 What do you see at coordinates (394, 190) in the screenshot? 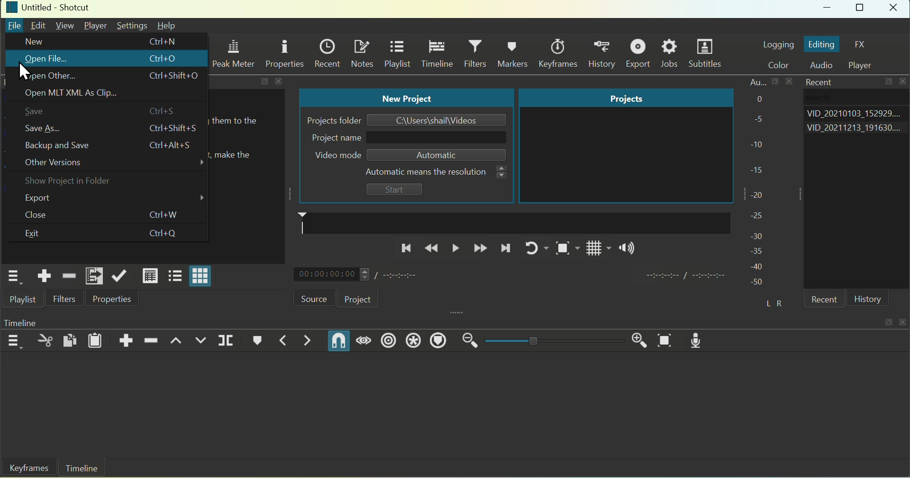
I see `Start` at bounding box center [394, 190].